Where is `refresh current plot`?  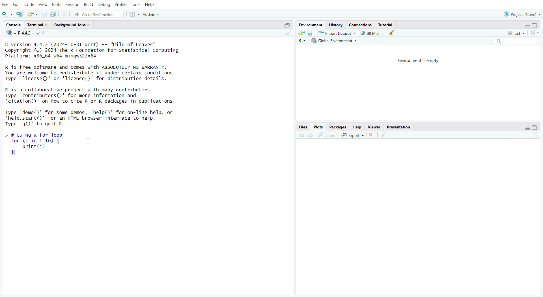
refresh current plot is located at coordinates (533, 137).